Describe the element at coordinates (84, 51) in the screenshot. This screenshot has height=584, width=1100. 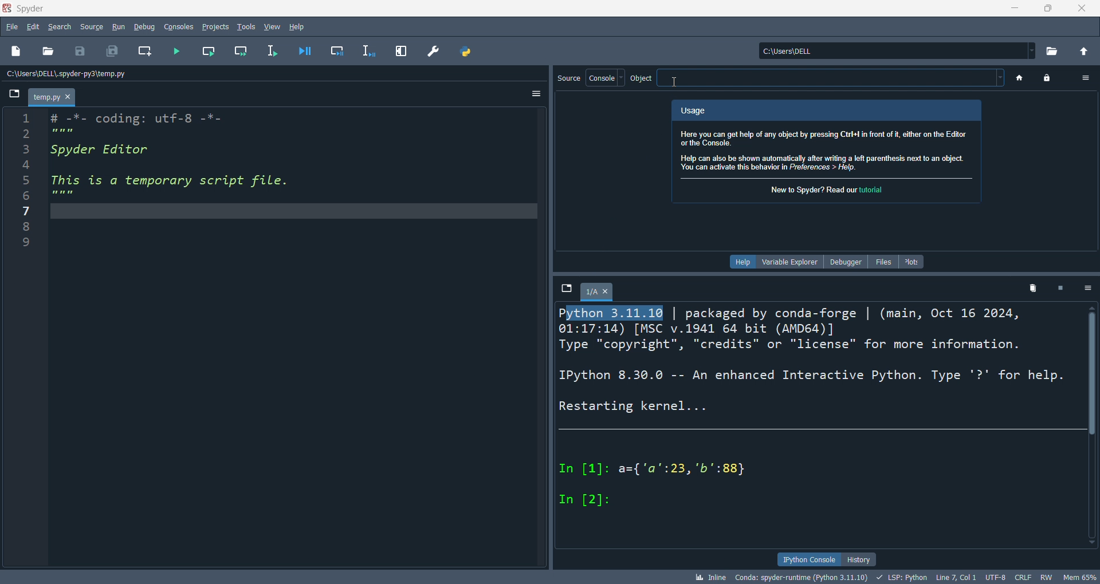
I see `save` at that location.